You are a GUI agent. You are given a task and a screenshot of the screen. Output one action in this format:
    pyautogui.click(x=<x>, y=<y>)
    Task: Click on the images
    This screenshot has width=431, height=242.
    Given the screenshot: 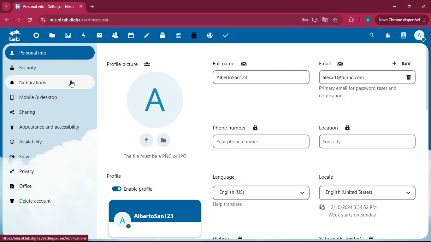 What is the action you would take?
    pyautogui.click(x=67, y=36)
    